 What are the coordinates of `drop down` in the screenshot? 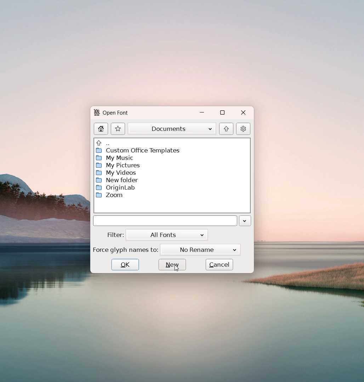 It's located at (245, 221).